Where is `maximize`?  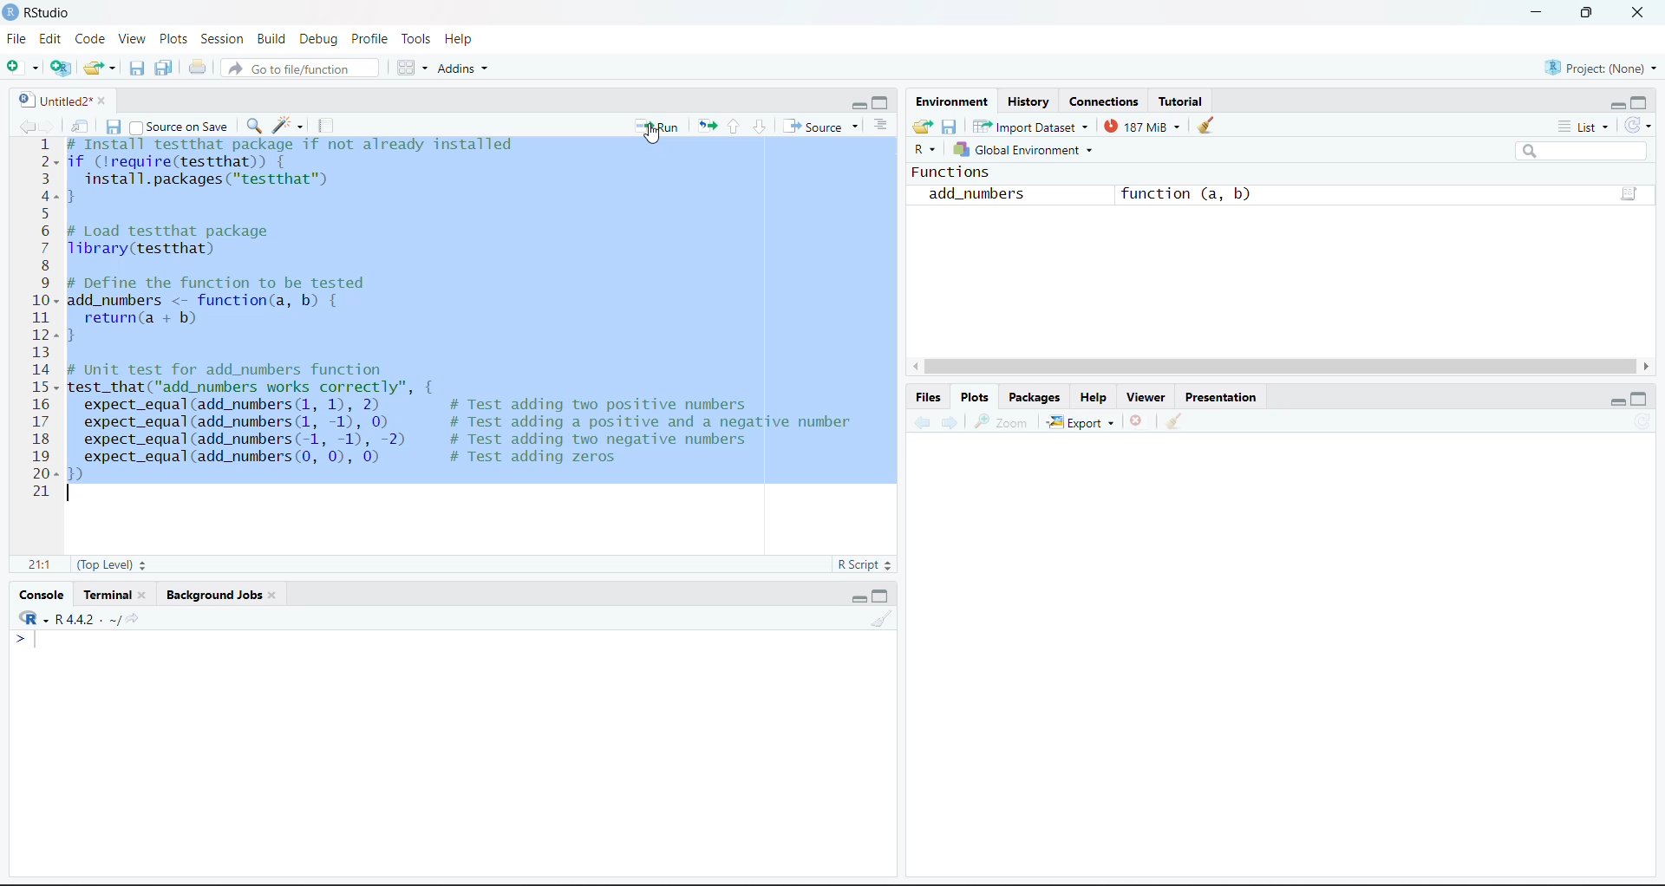
maximize is located at coordinates (1641, 400).